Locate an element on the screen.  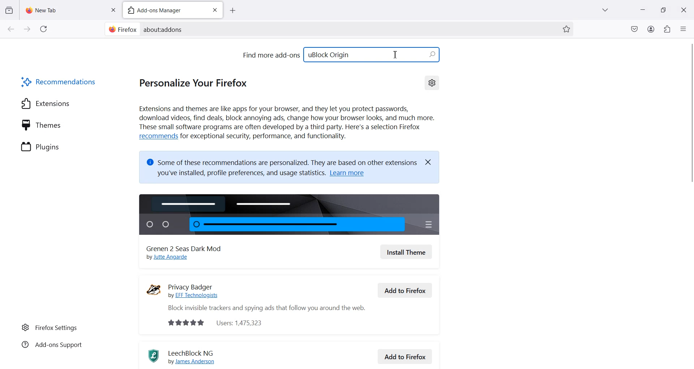
Logo is located at coordinates (154, 289).